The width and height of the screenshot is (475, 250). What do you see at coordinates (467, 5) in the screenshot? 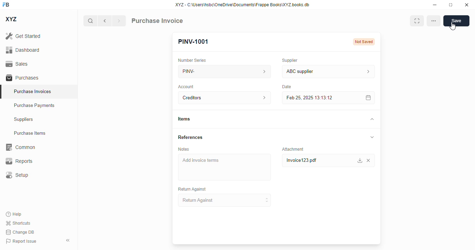
I see `close` at bounding box center [467, 5].